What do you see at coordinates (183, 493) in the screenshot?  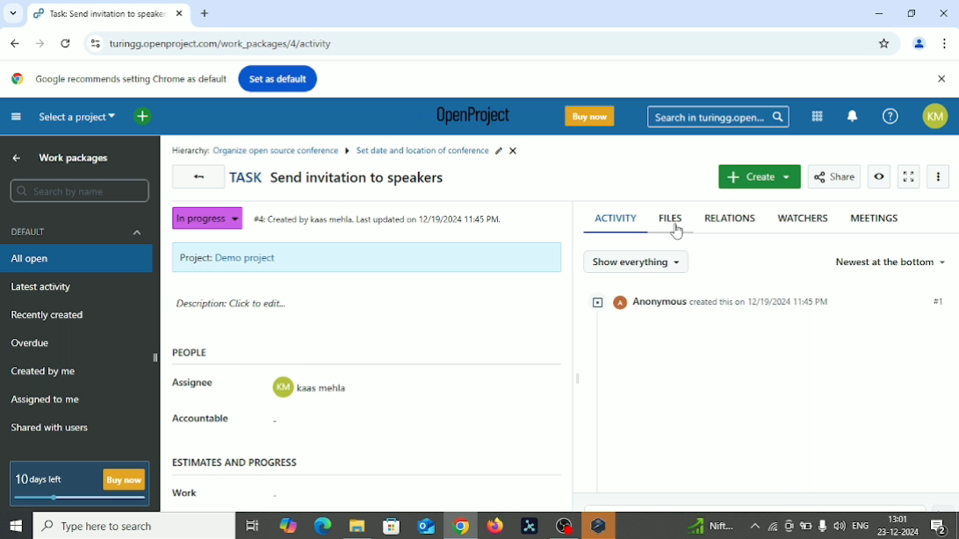 I see `Work` at bounding box center [183, 493].